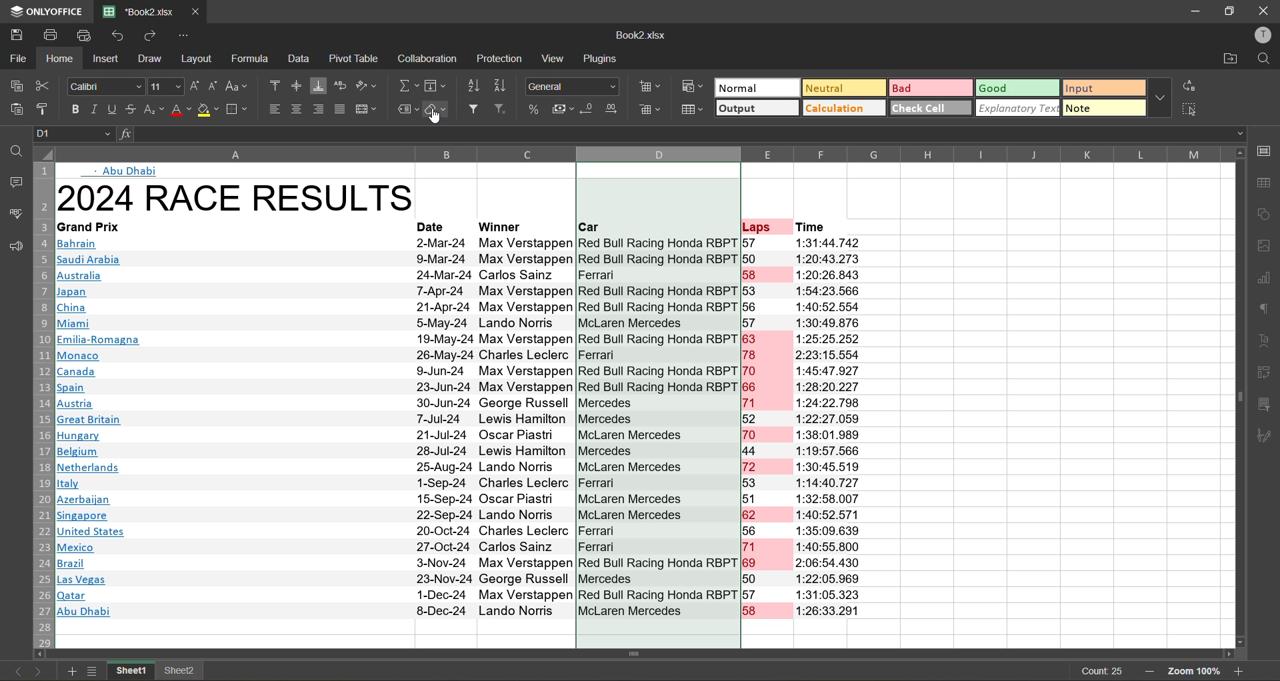 Image resolution: width=1280 pixels, height=681 pixels. Describe the element at coordinates (1269, 183) in the screenshot. I see `table` at that location.